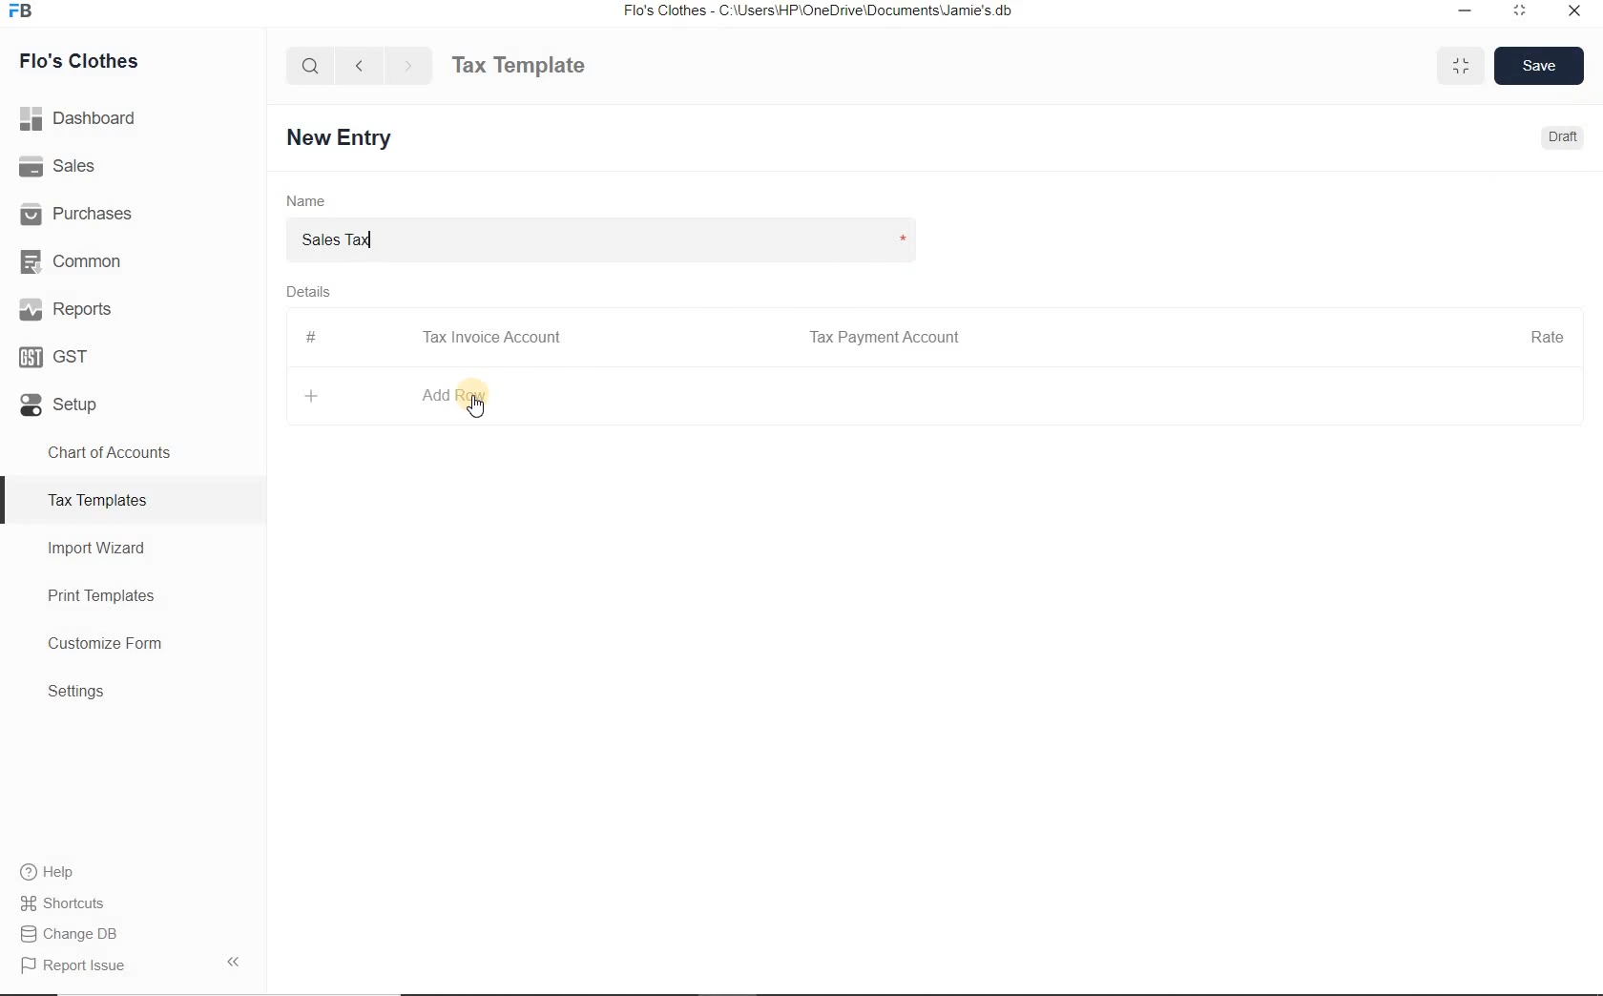 The image size is (1603, 996). I want to click on New Entry, so click(343, 138).